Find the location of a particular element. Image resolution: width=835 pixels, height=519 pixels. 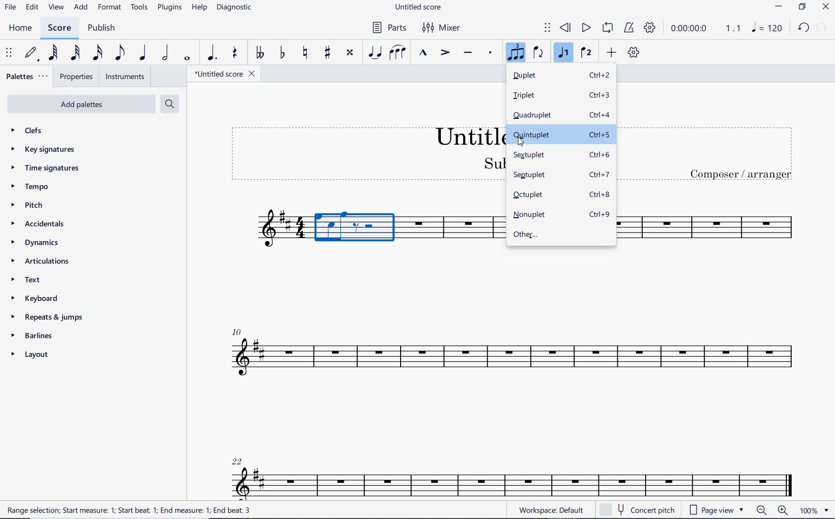

title is located at coordinates (712, 154).